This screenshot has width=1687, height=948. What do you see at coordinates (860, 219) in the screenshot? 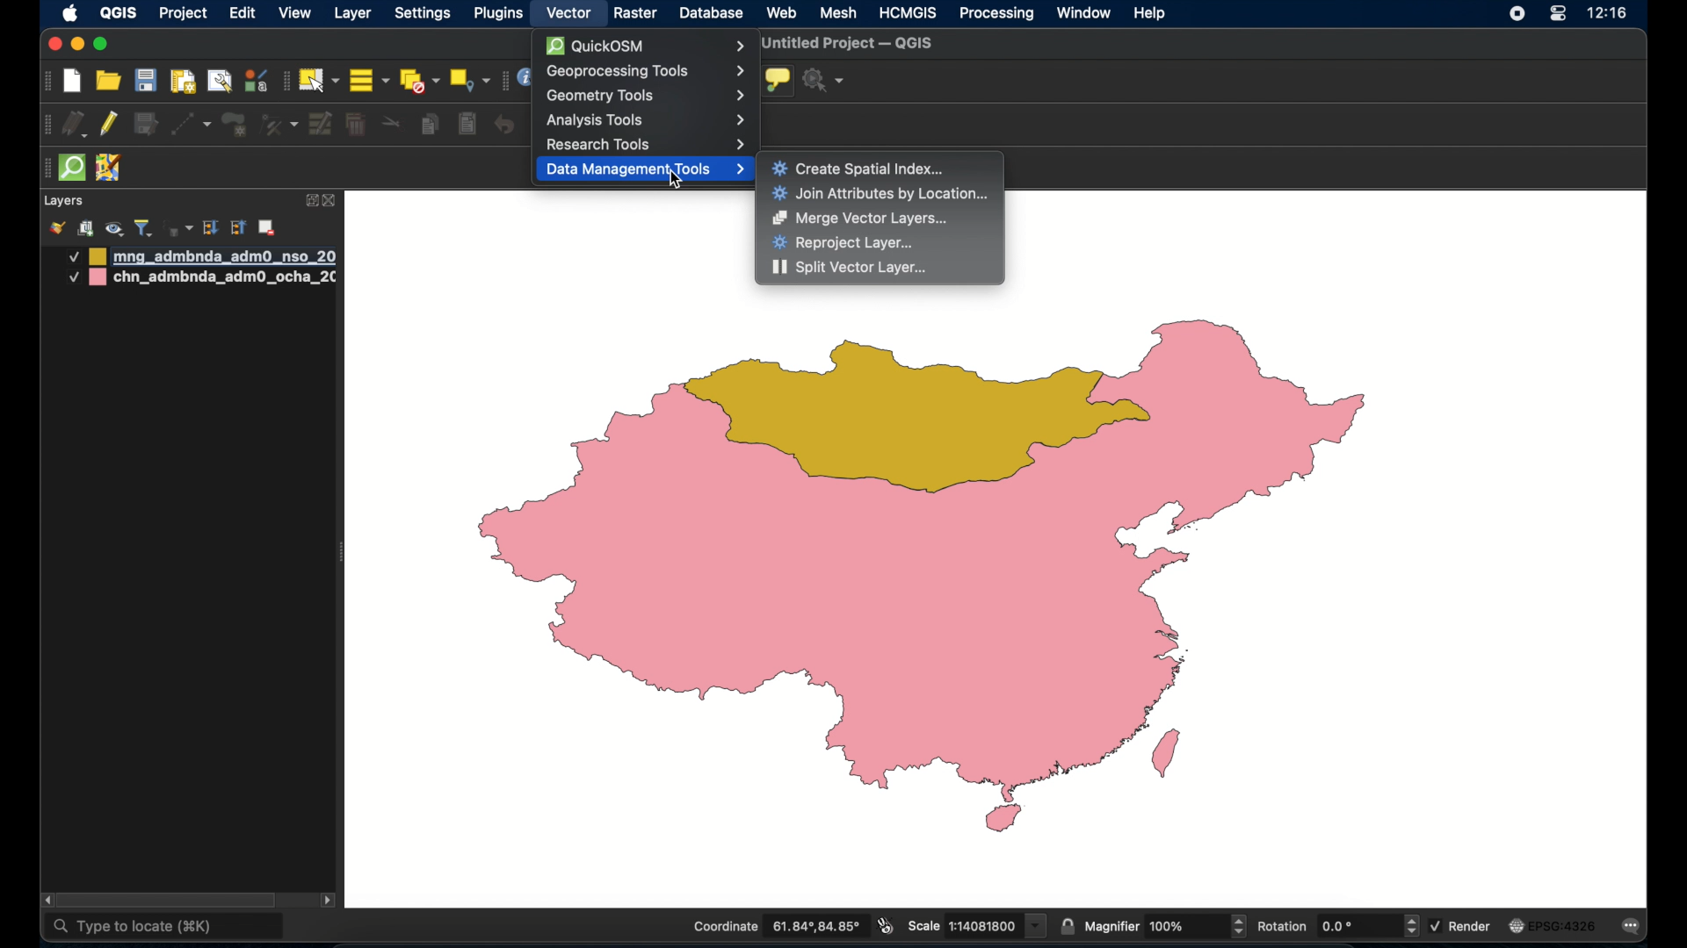
I see `merge vector layers` at bounding box center [860, 219].